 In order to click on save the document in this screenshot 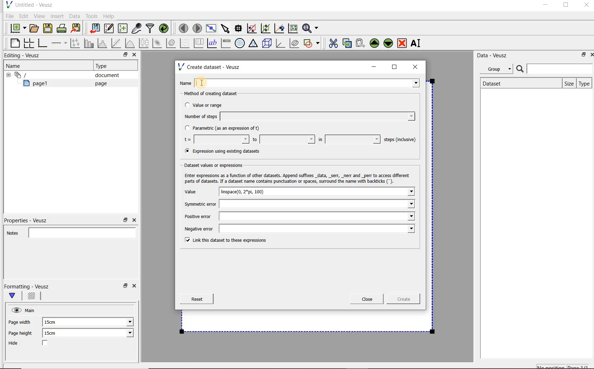, I will do `click(49, 29)`.